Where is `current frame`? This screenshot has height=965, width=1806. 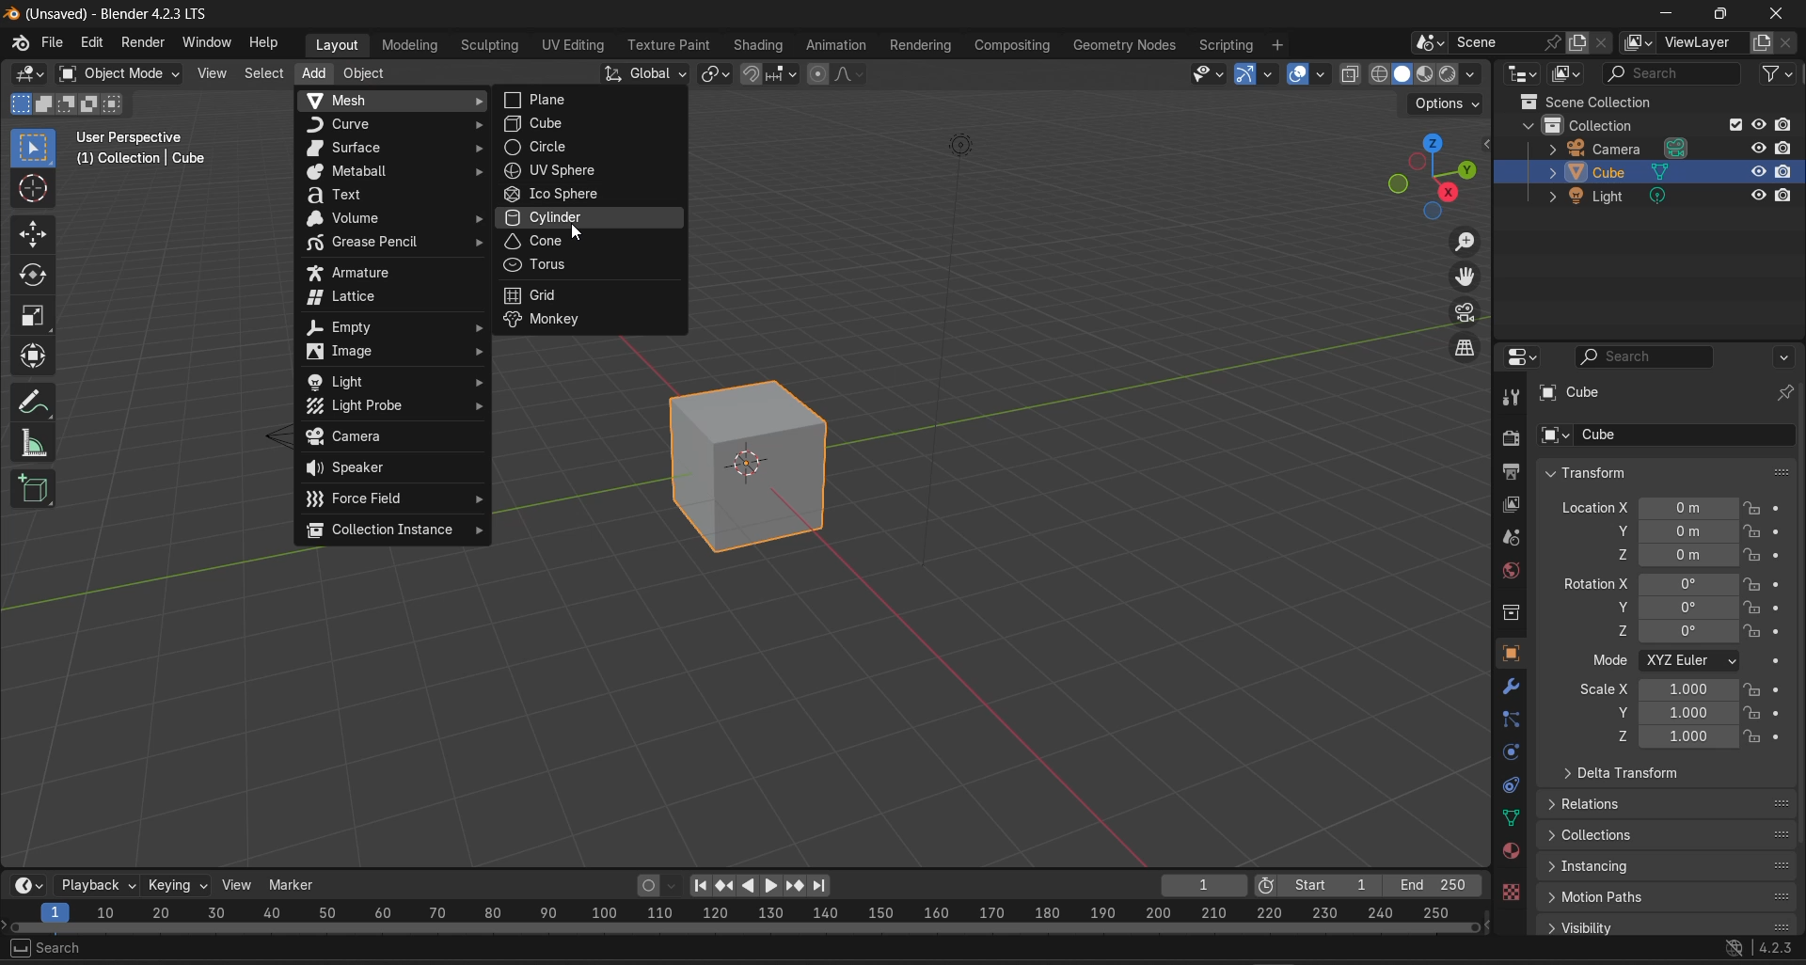 current frame is located at coordinates (1205, 883).